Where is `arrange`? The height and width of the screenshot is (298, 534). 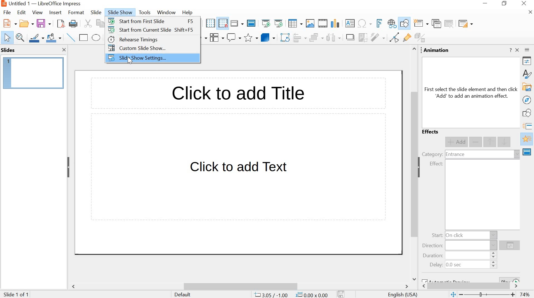
arrange is located at coordinates (316, 38).